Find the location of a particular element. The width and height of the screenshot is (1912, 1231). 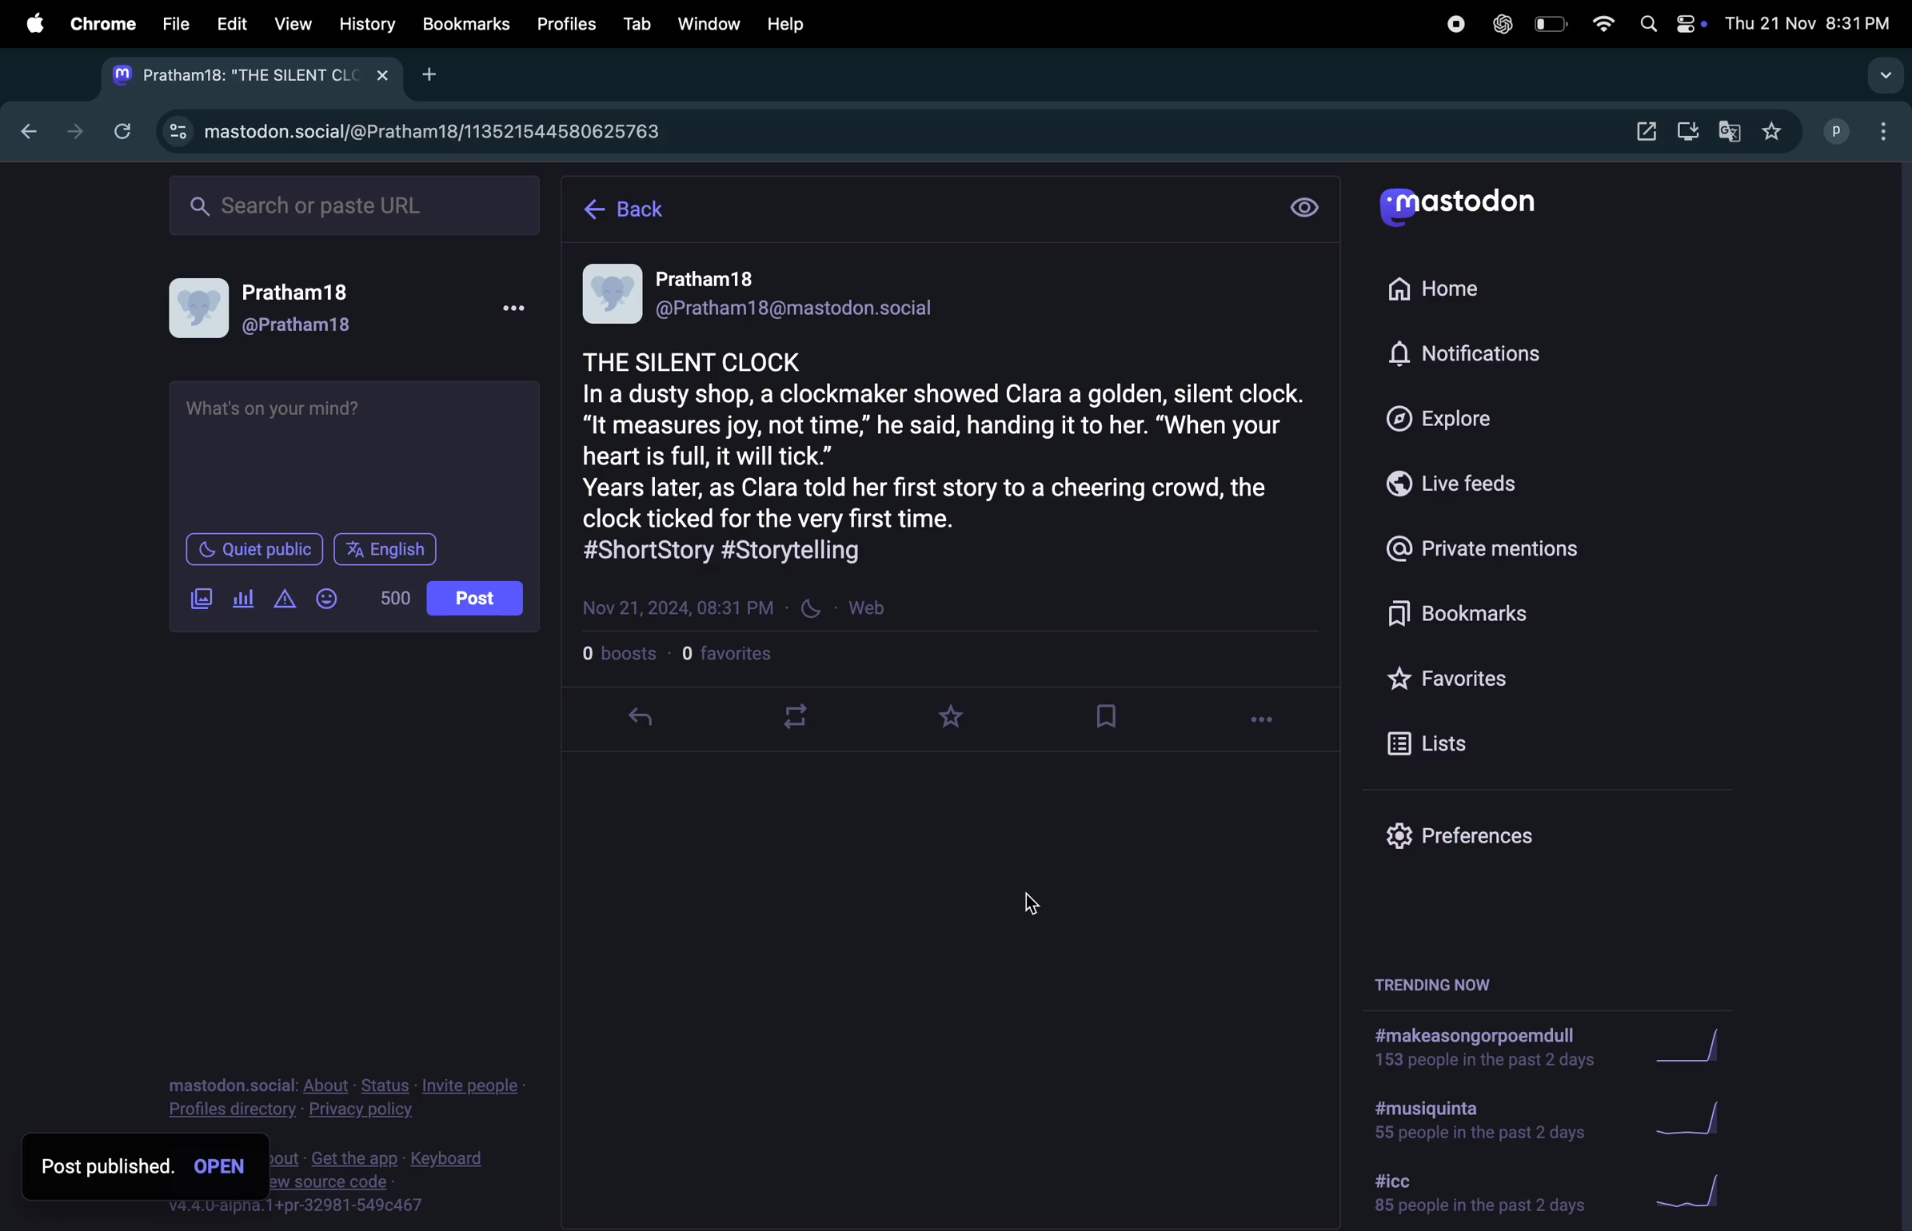

trending now is located at coordinates (1444, 980).